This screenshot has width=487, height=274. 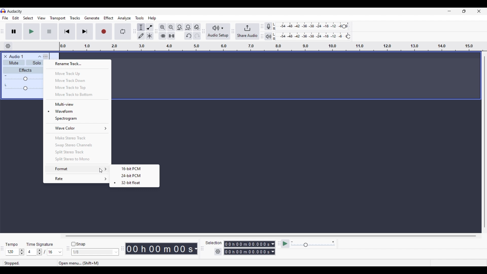 What do you see at coordinates (12, 252) in the screenshot?
I see `Selected tempo` at bounding box center [12, 252].